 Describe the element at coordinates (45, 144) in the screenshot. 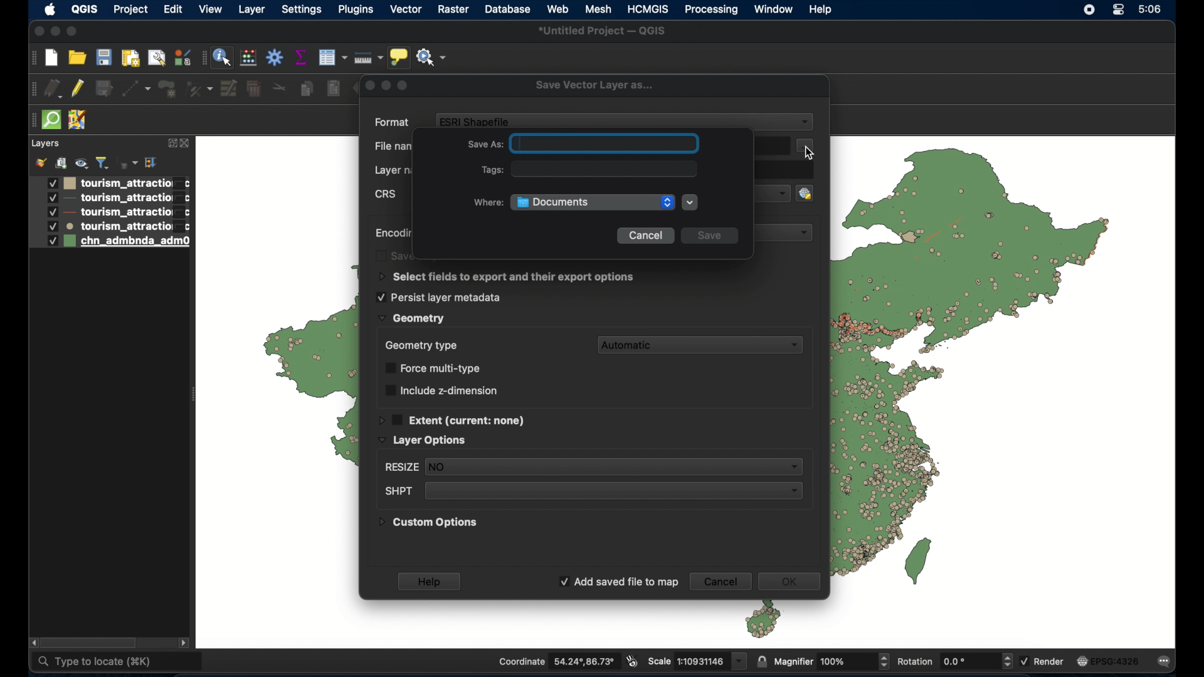

I see `layer` at that location.